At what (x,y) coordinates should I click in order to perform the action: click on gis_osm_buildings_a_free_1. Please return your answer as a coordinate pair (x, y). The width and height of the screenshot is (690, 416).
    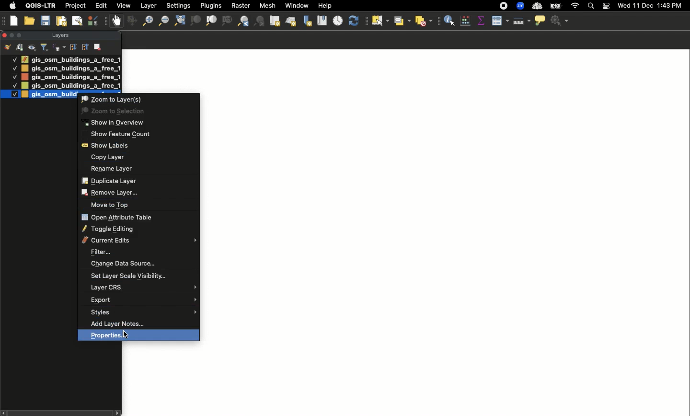
    Looking at the image, I should click on (49, 94).